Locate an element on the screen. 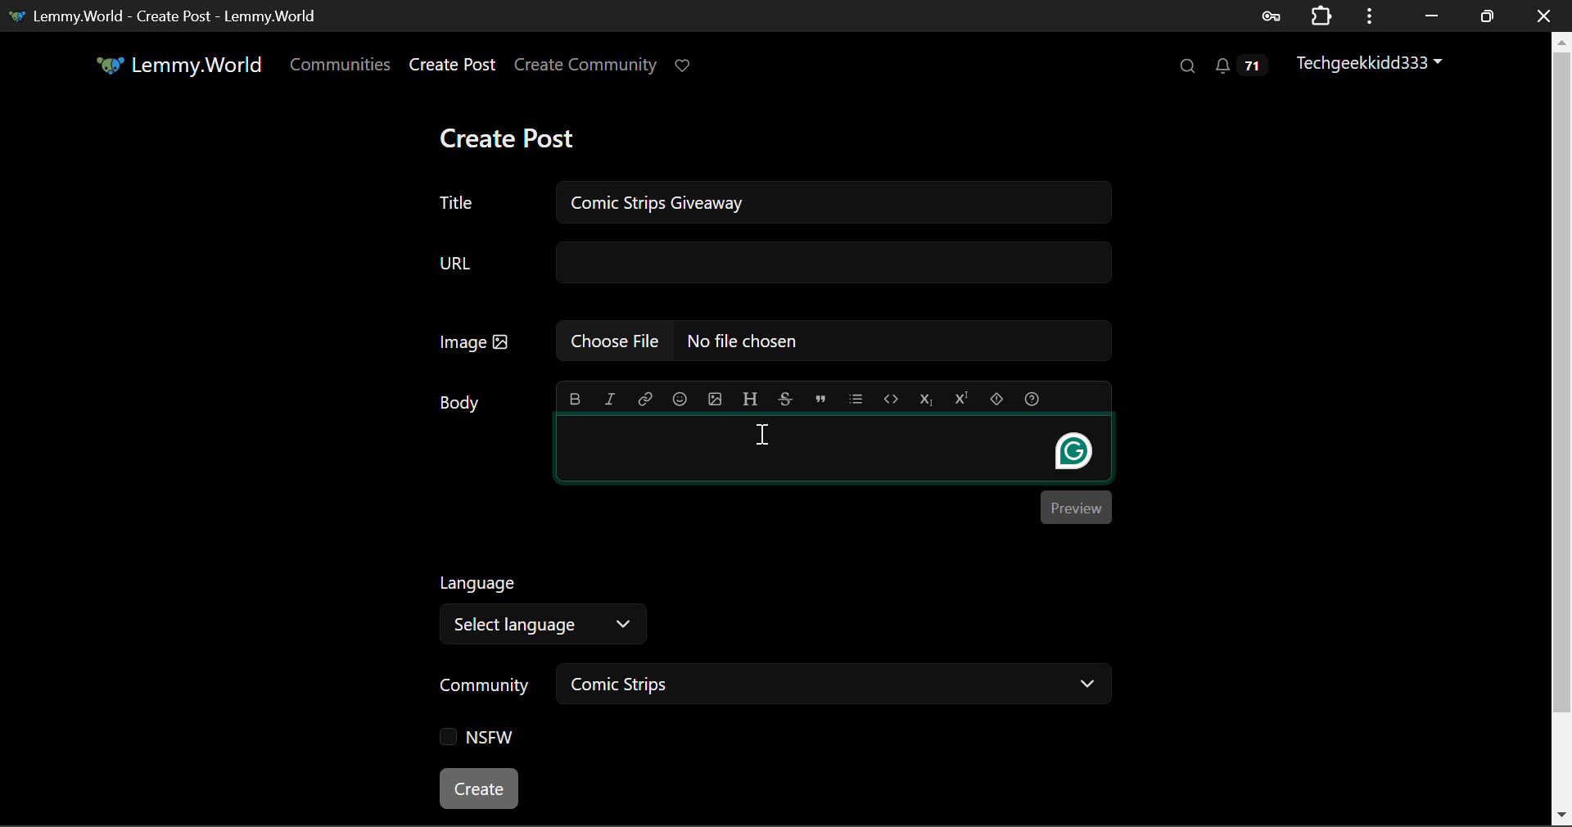 The height and width of the screenshot is (827, 1572). Preview is located at coordinates (1077, 504).